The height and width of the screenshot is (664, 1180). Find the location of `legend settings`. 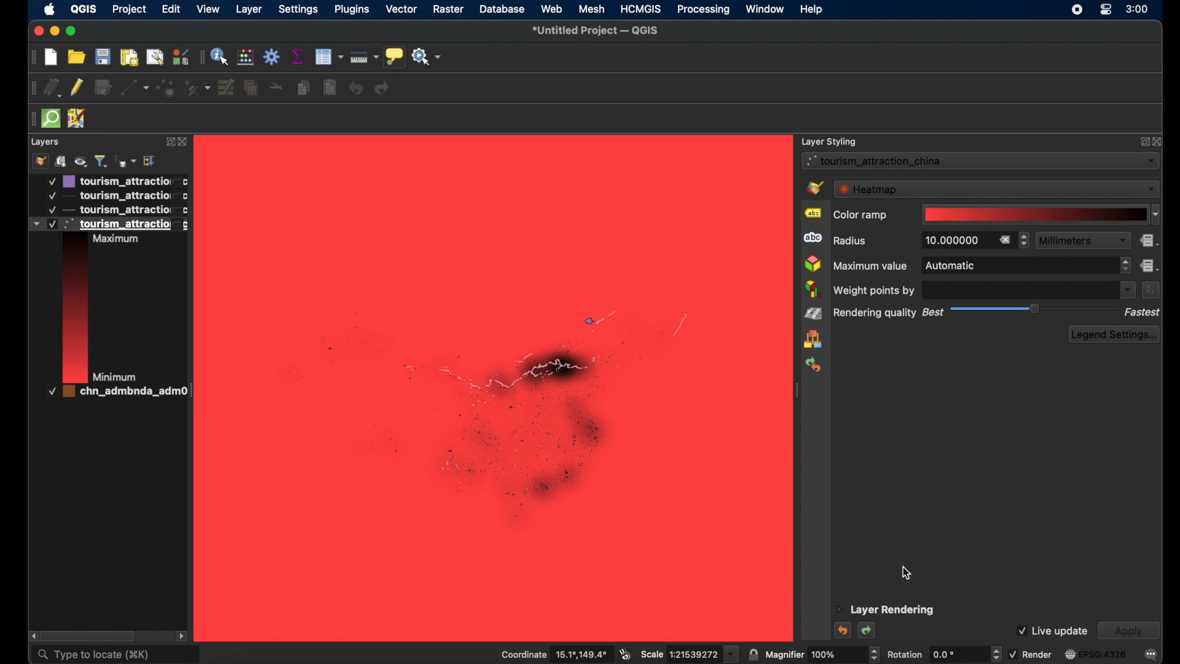

legend settings is located at coordinates (1115, 334).